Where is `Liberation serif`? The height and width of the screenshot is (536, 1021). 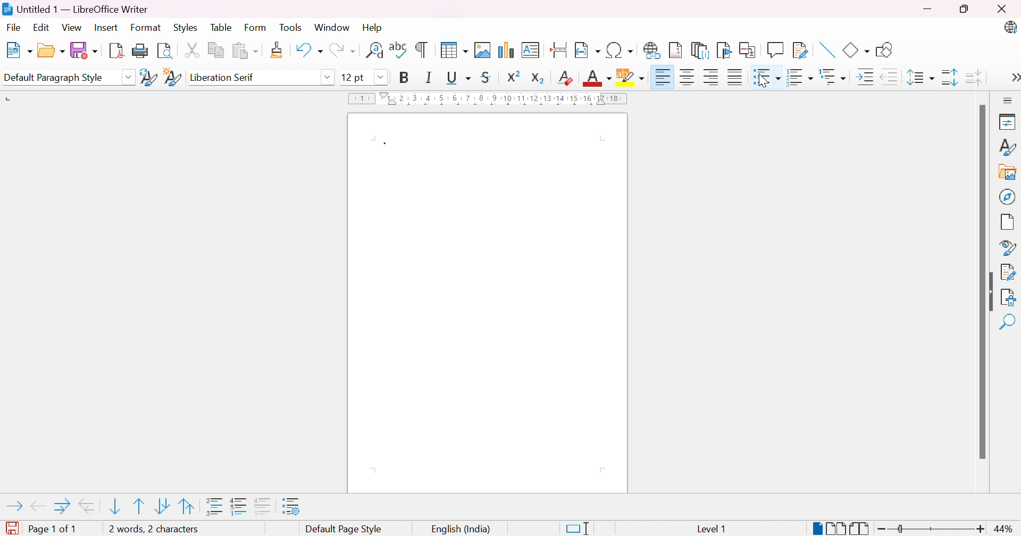 Liberation serif is located at coordinates (222, 77).